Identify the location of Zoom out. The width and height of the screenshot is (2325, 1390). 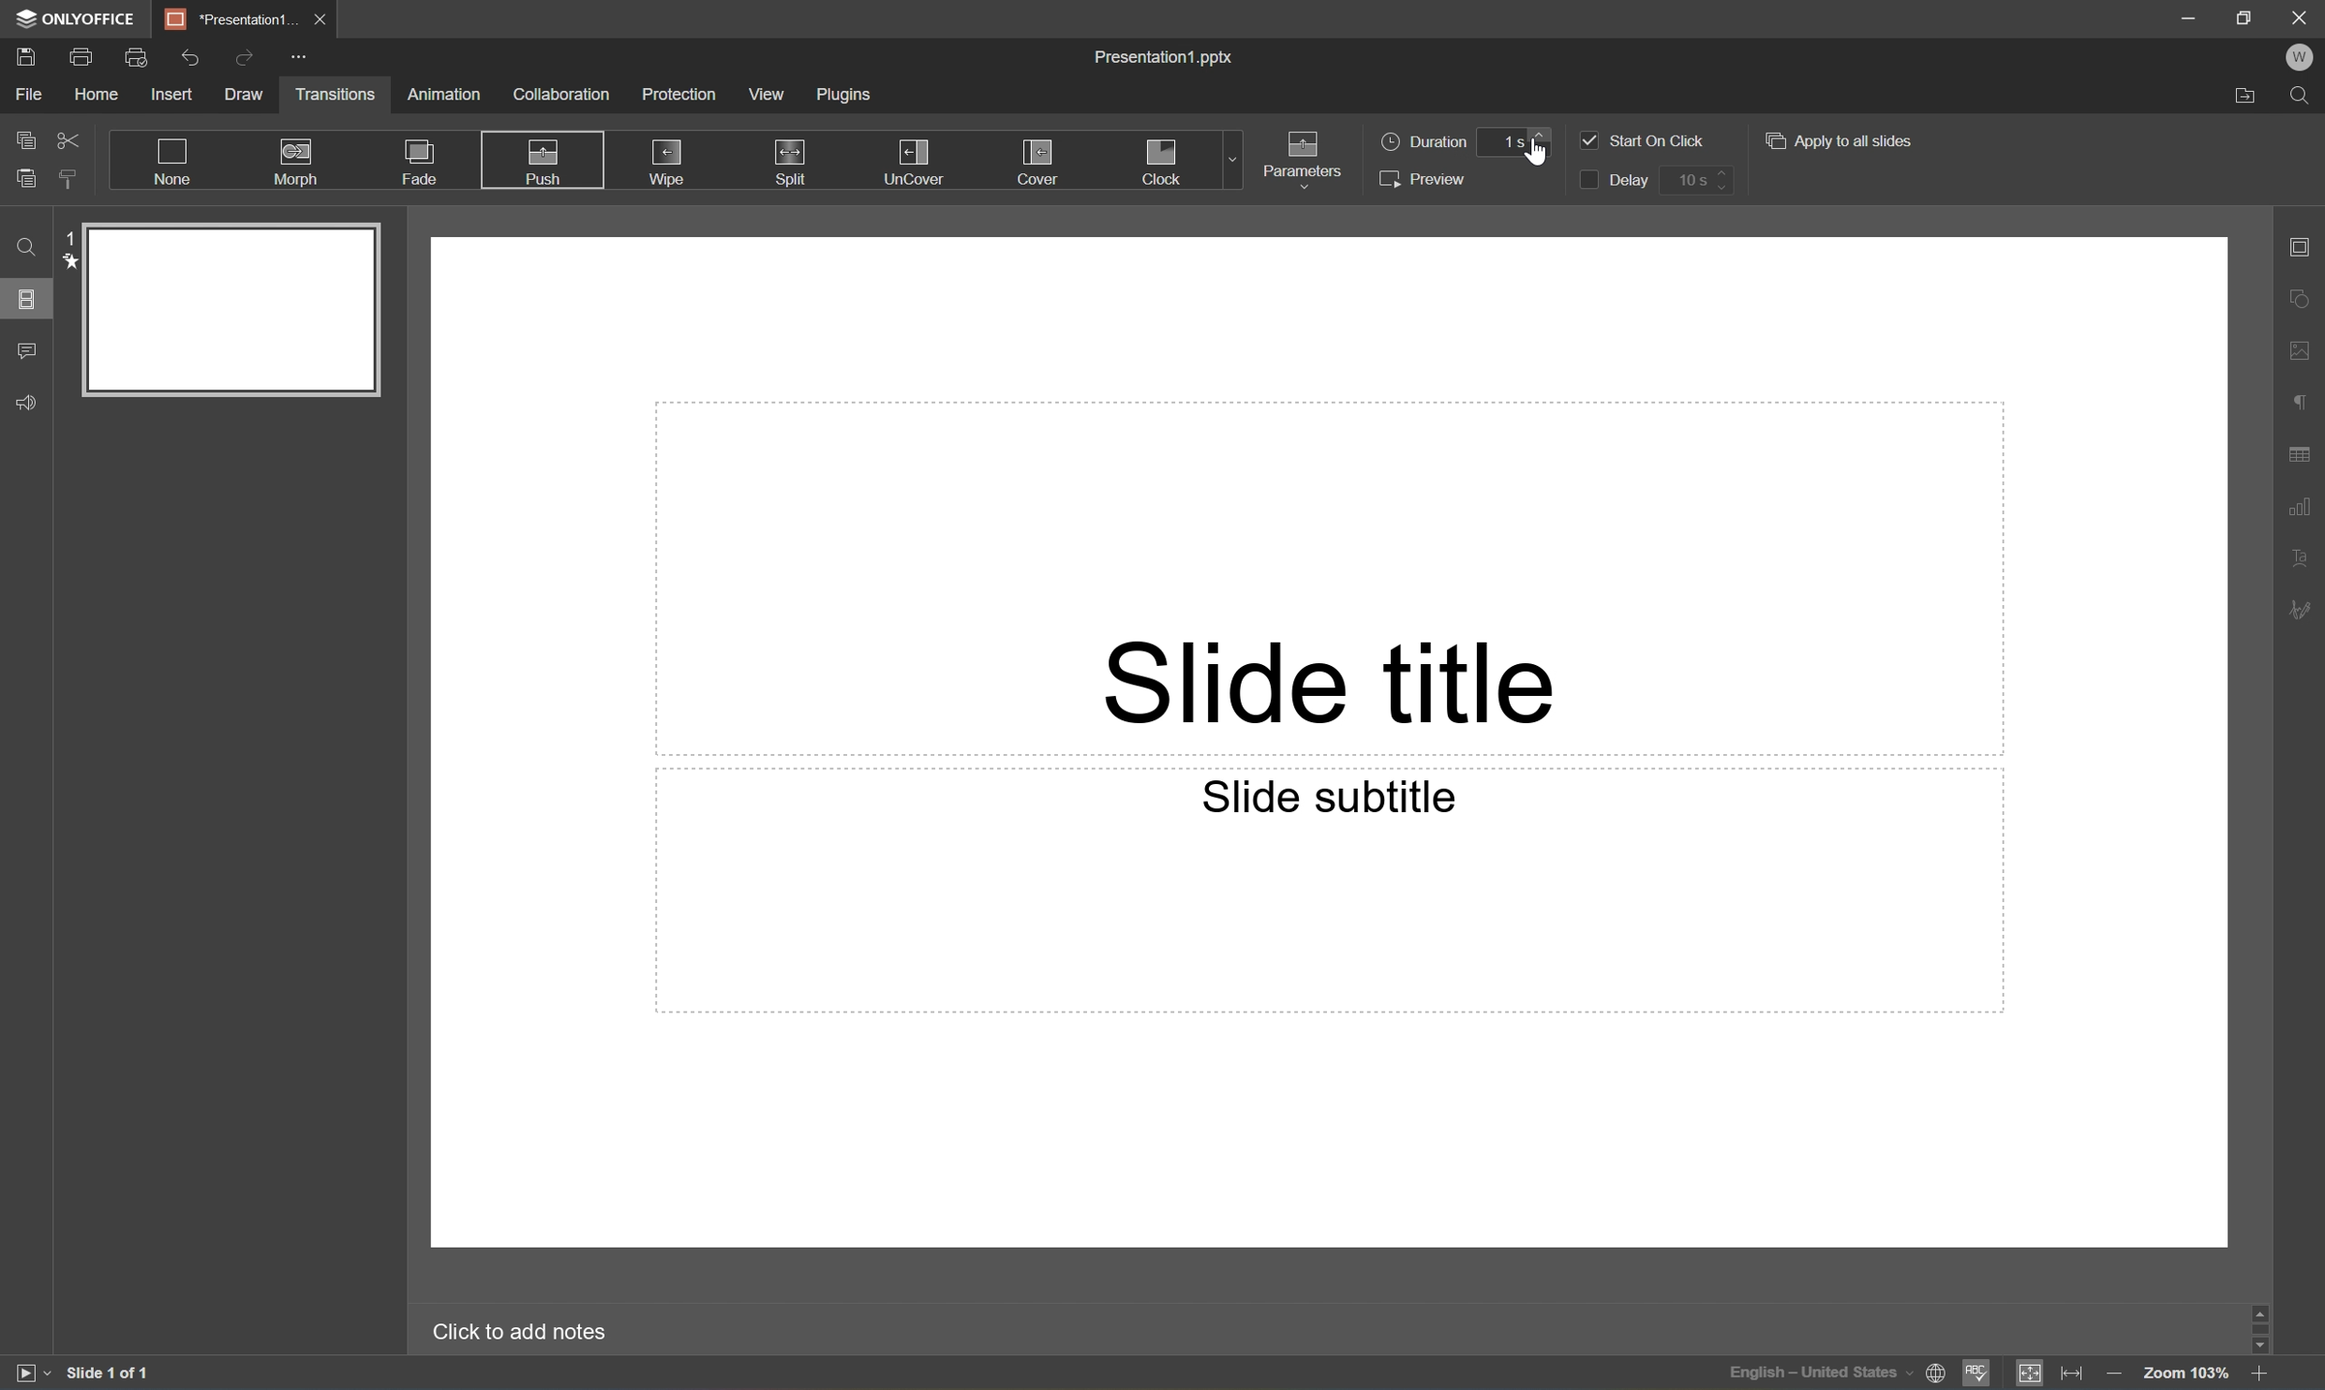
(2114, 1377).